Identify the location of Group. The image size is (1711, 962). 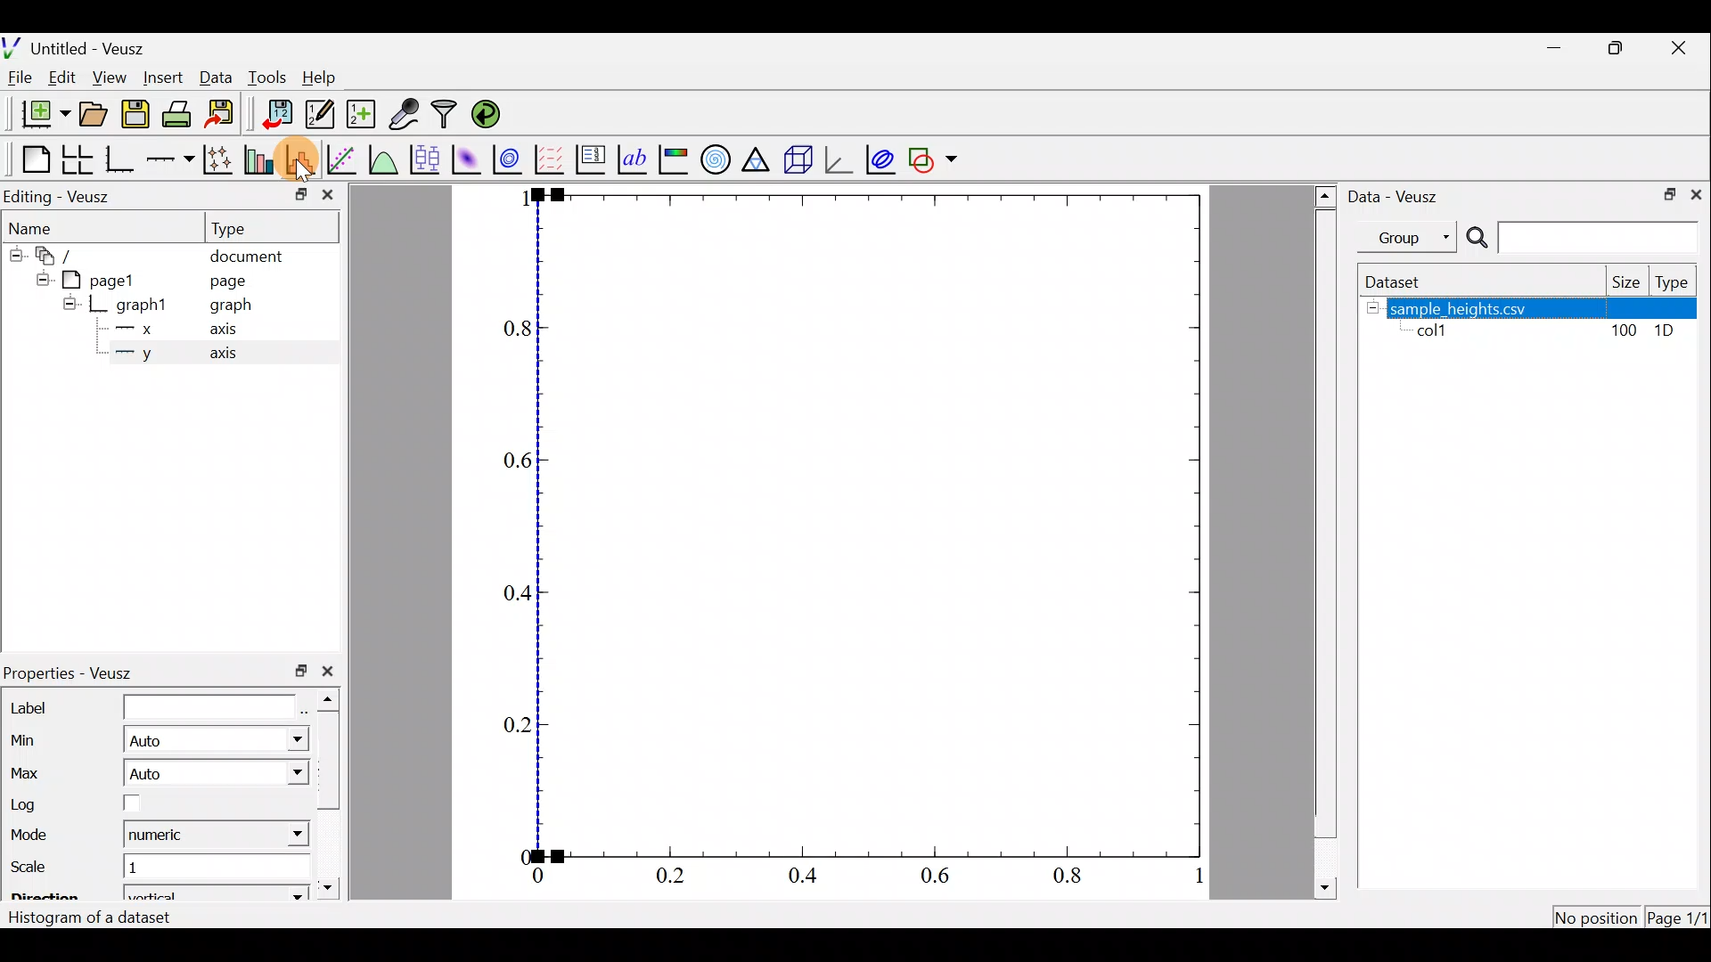
(1412, 237).